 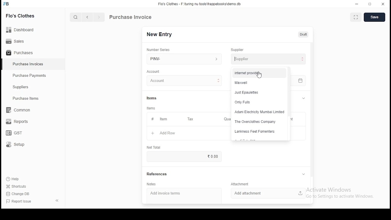 I want to click on number series, so click(x=159, y=50).